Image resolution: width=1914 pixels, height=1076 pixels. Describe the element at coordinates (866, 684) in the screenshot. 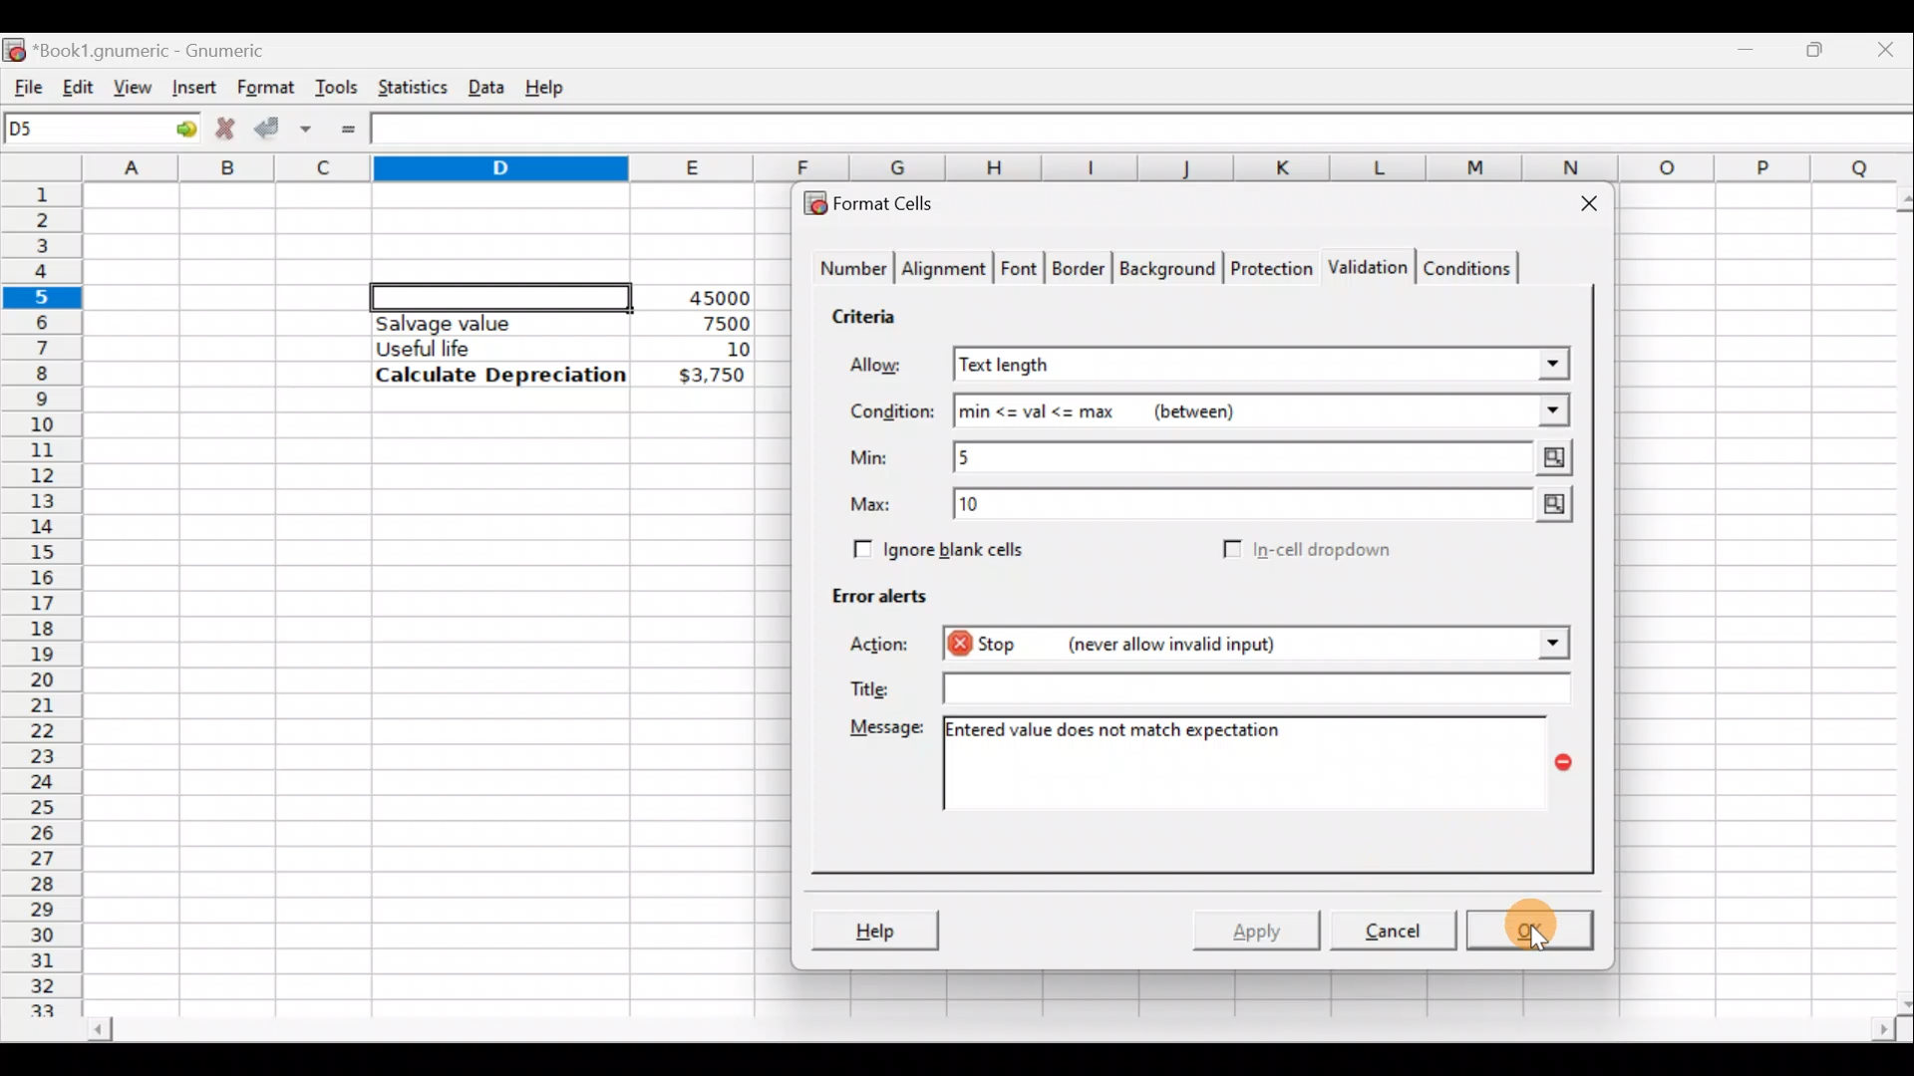

I see `Title` at that location.